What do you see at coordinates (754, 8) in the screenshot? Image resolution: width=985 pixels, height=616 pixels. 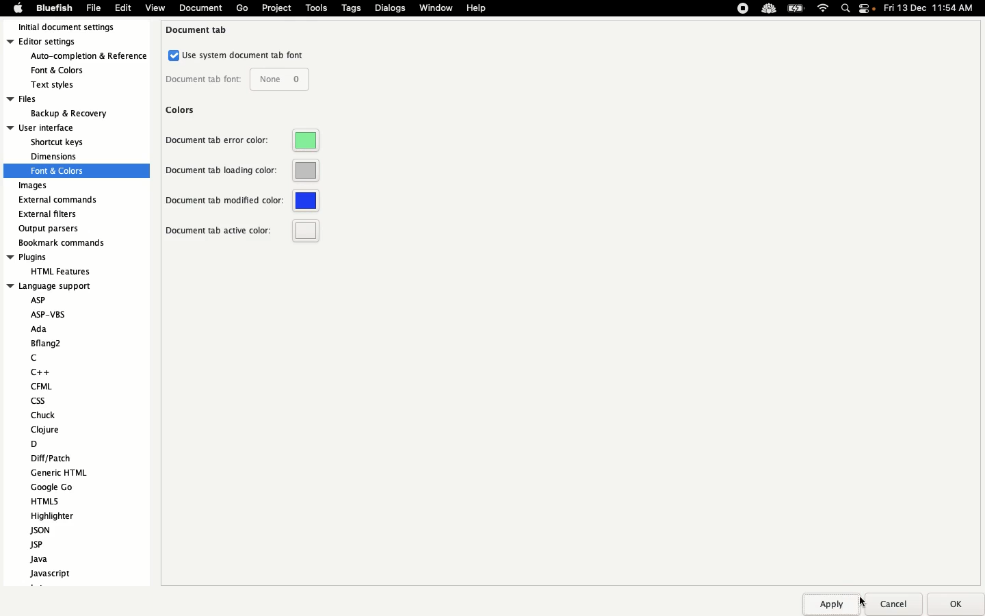 I see `Extensions` at bounding box center [754, 8].